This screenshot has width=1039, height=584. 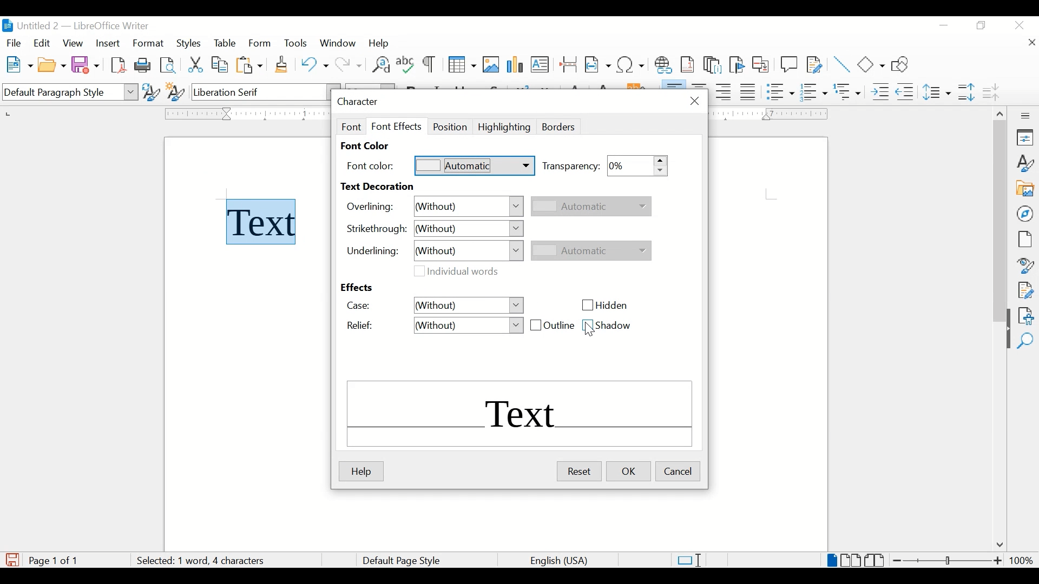 What do you see at coordinates (678, 471) in the screenshot?
I see `cancel` at bounding box center [678, 471].